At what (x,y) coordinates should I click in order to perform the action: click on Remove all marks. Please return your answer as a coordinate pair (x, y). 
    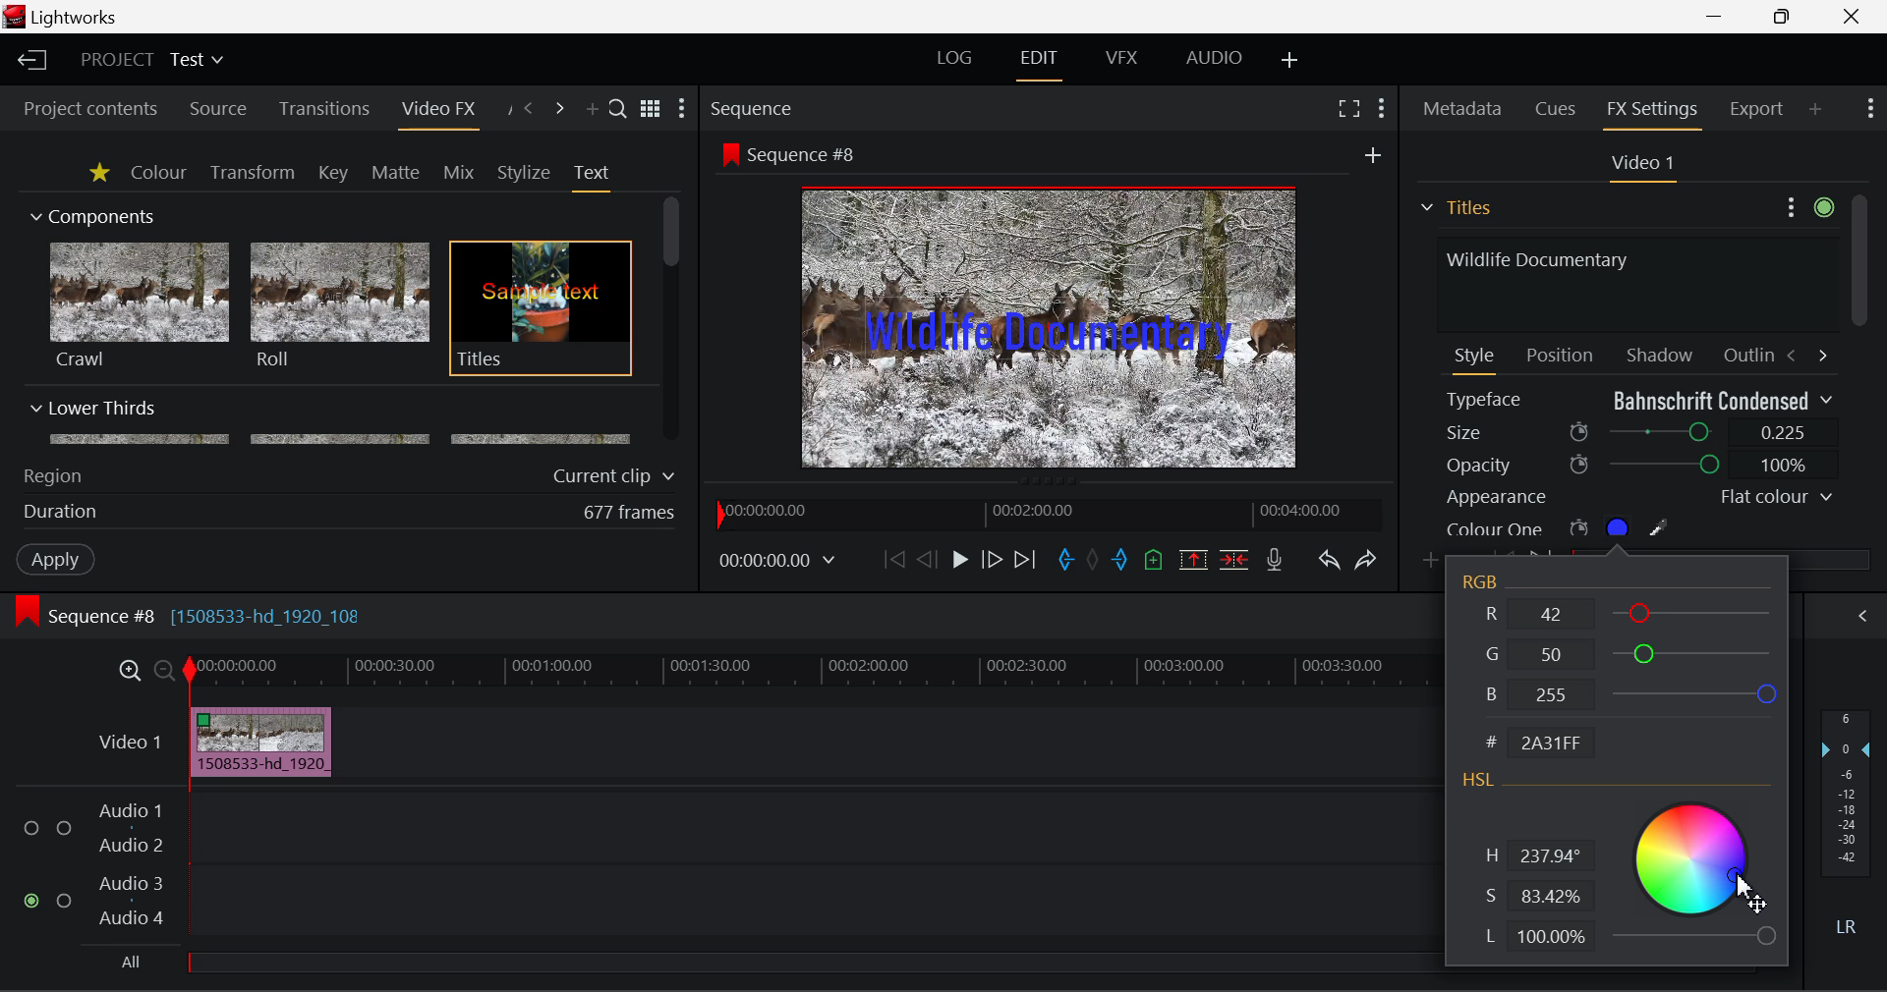
    Looking at the image, I should click on (1095, 562).